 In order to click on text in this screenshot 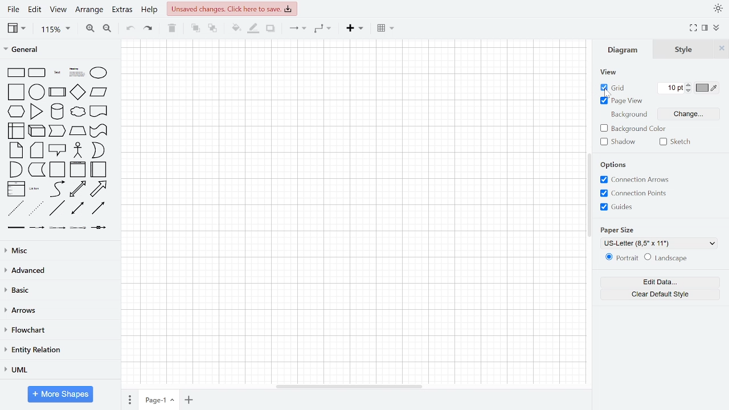, I will do `click(56, 72)`.